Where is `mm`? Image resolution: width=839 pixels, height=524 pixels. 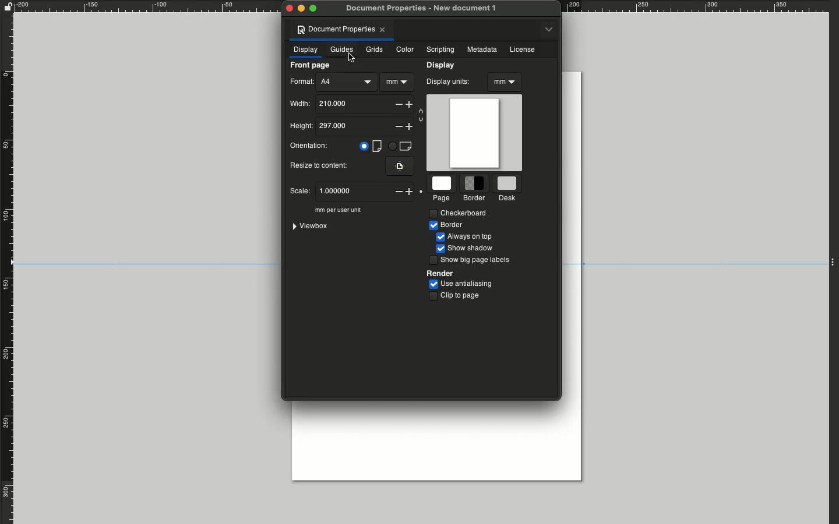
mm is located at coordinates (397, 83).